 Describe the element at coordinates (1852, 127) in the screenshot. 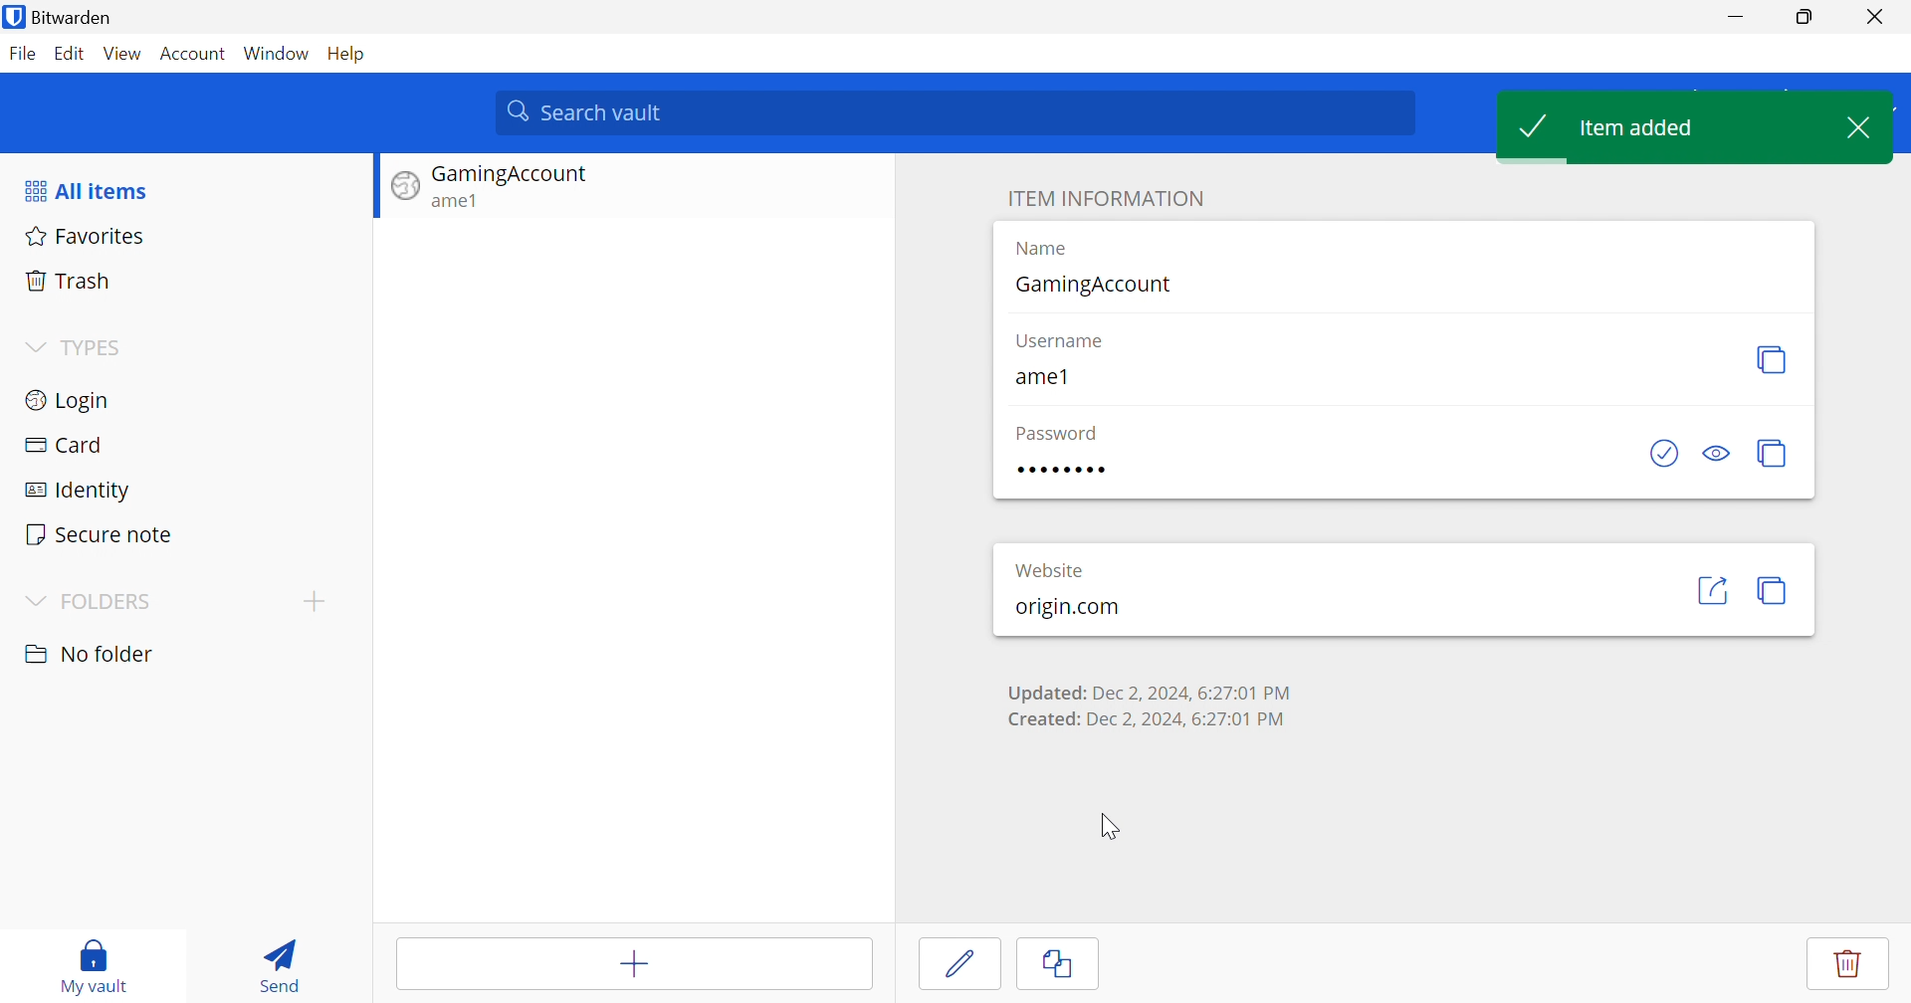

I see `Close` at that location.